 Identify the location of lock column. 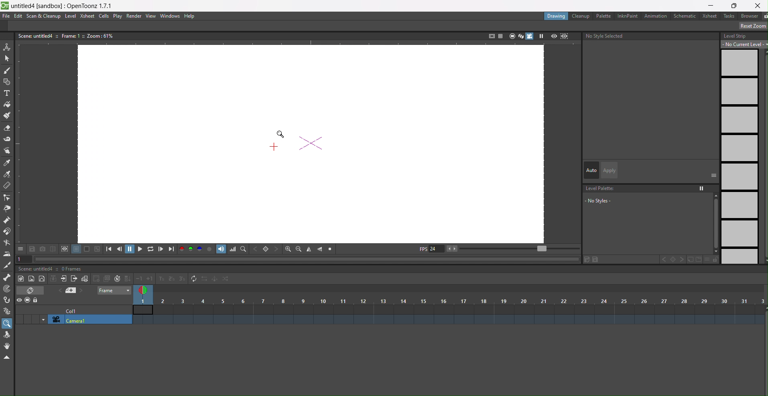
(36, 301).